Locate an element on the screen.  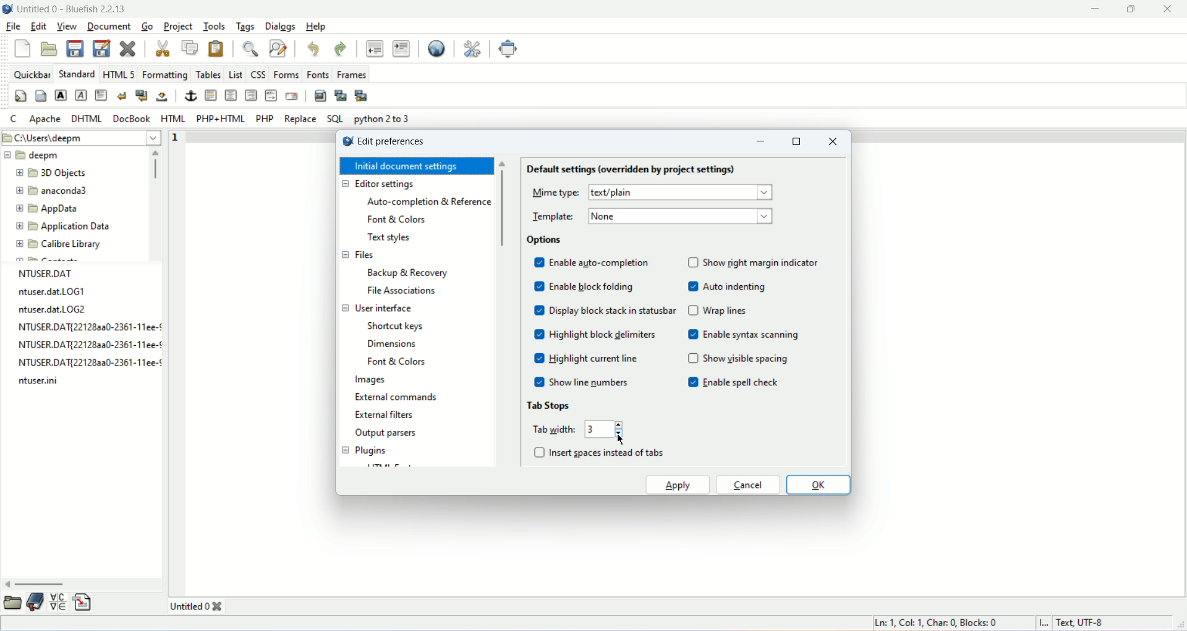
tags is located at coordinates (246, 26).